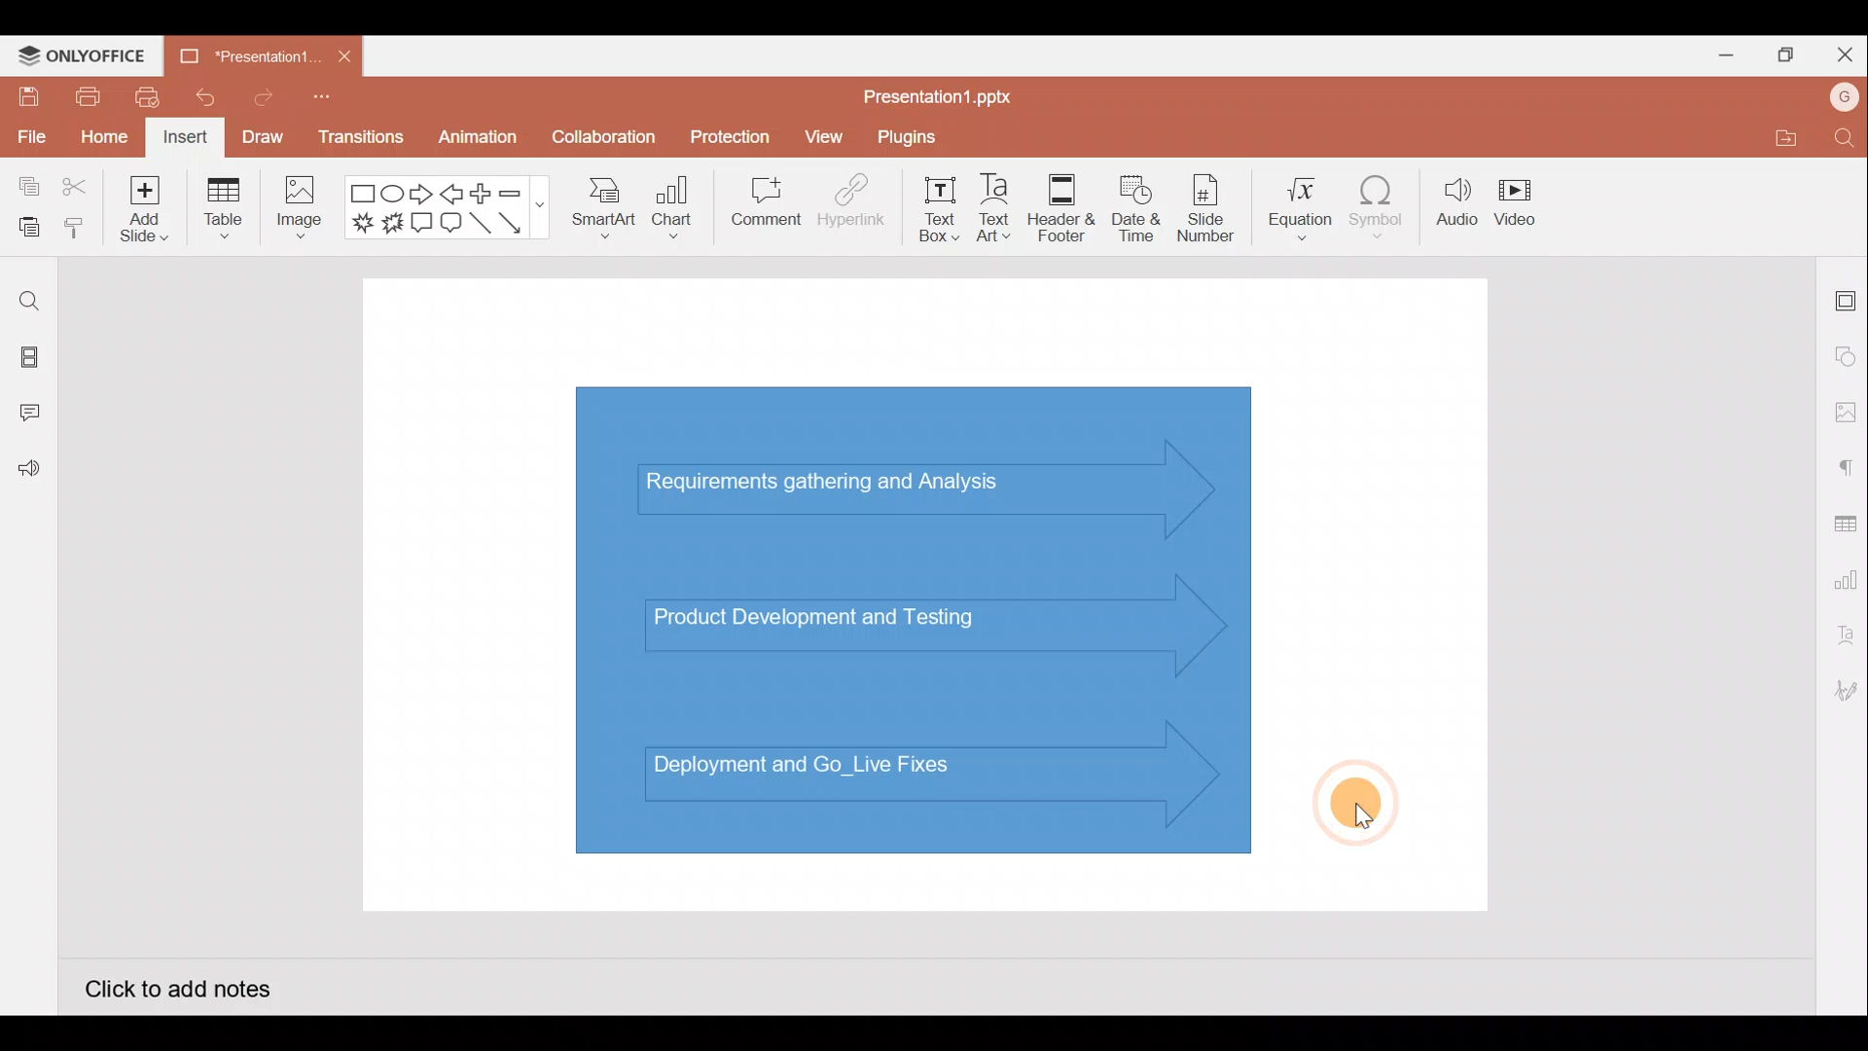 Image resolution: width=1868 pixels, height=1051 pixels. I want to click on Slide settings, so click(1847, 297).